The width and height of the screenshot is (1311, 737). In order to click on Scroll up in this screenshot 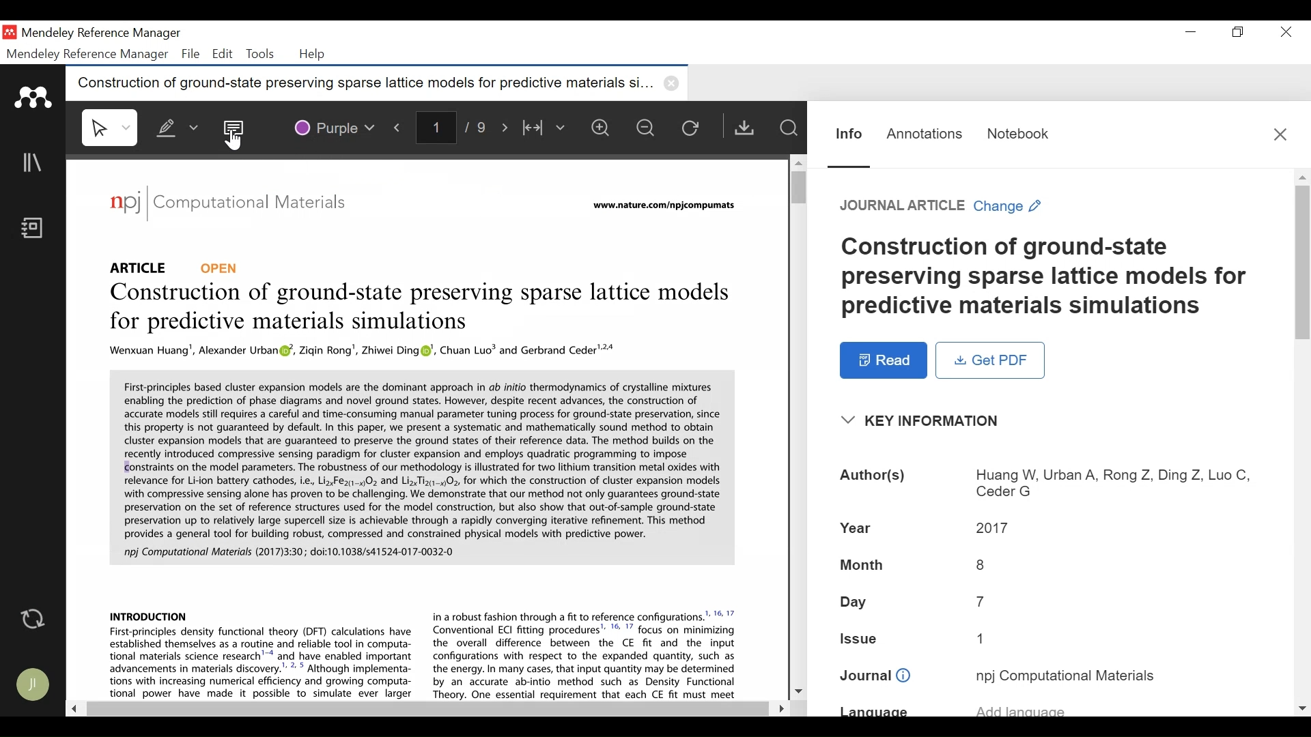, I will do `click(1303, 177)`.